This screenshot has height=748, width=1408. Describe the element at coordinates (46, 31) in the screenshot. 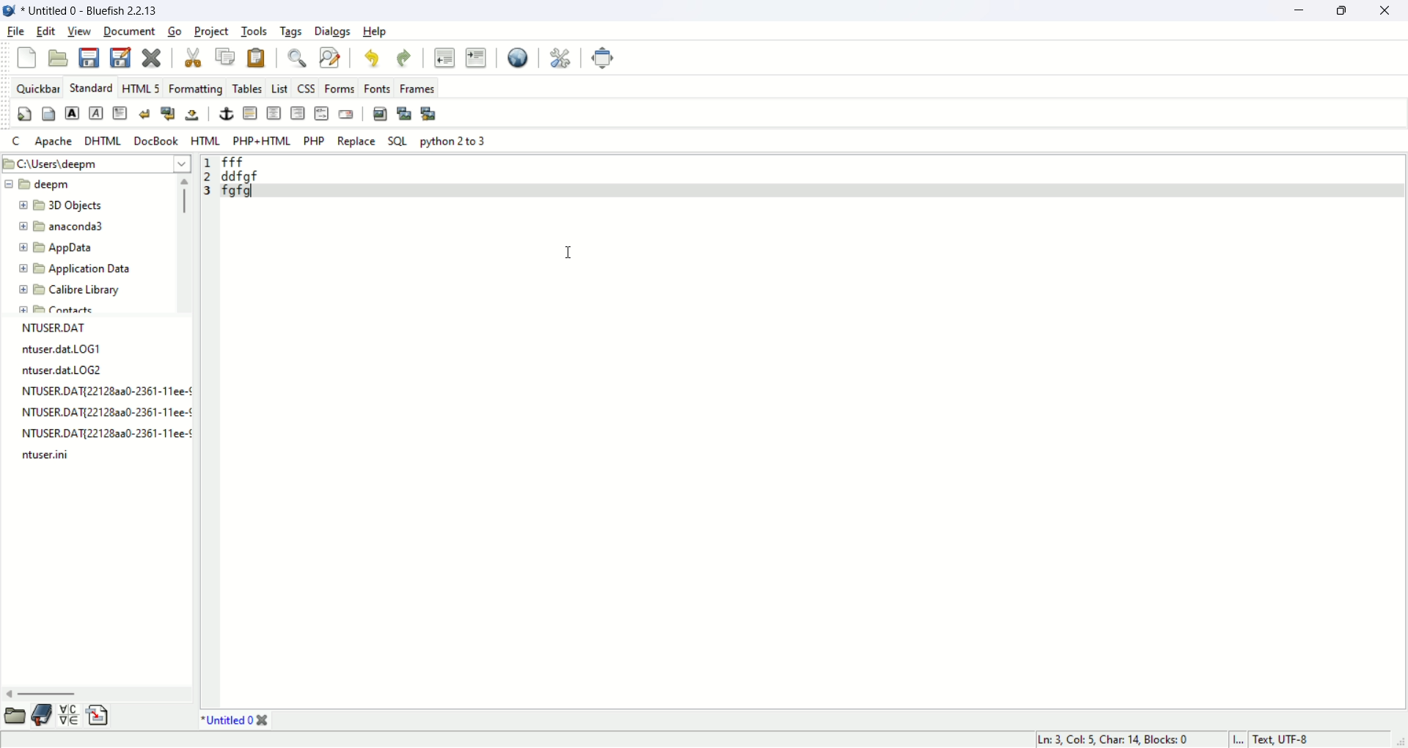

I see `edit` at that location.